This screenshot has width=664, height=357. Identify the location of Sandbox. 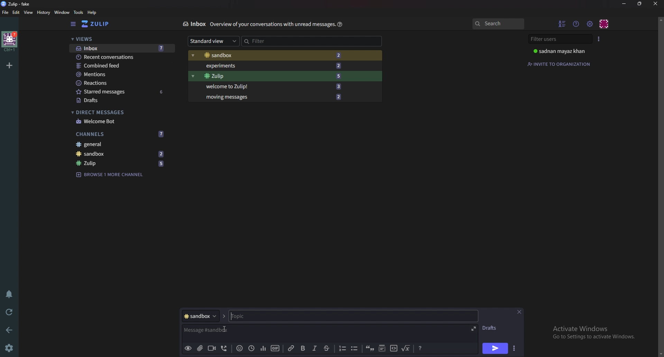
(120, 153).